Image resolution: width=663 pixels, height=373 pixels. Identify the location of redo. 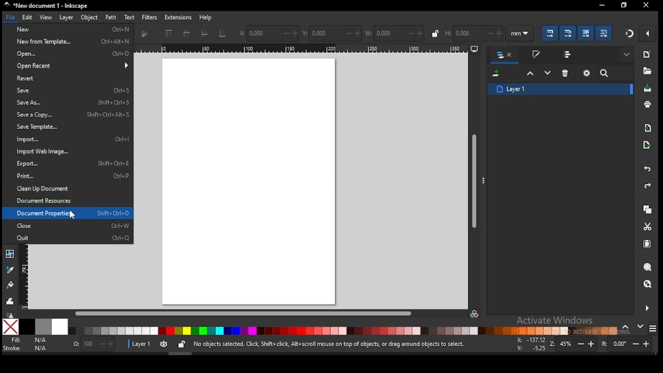
(646, 187).